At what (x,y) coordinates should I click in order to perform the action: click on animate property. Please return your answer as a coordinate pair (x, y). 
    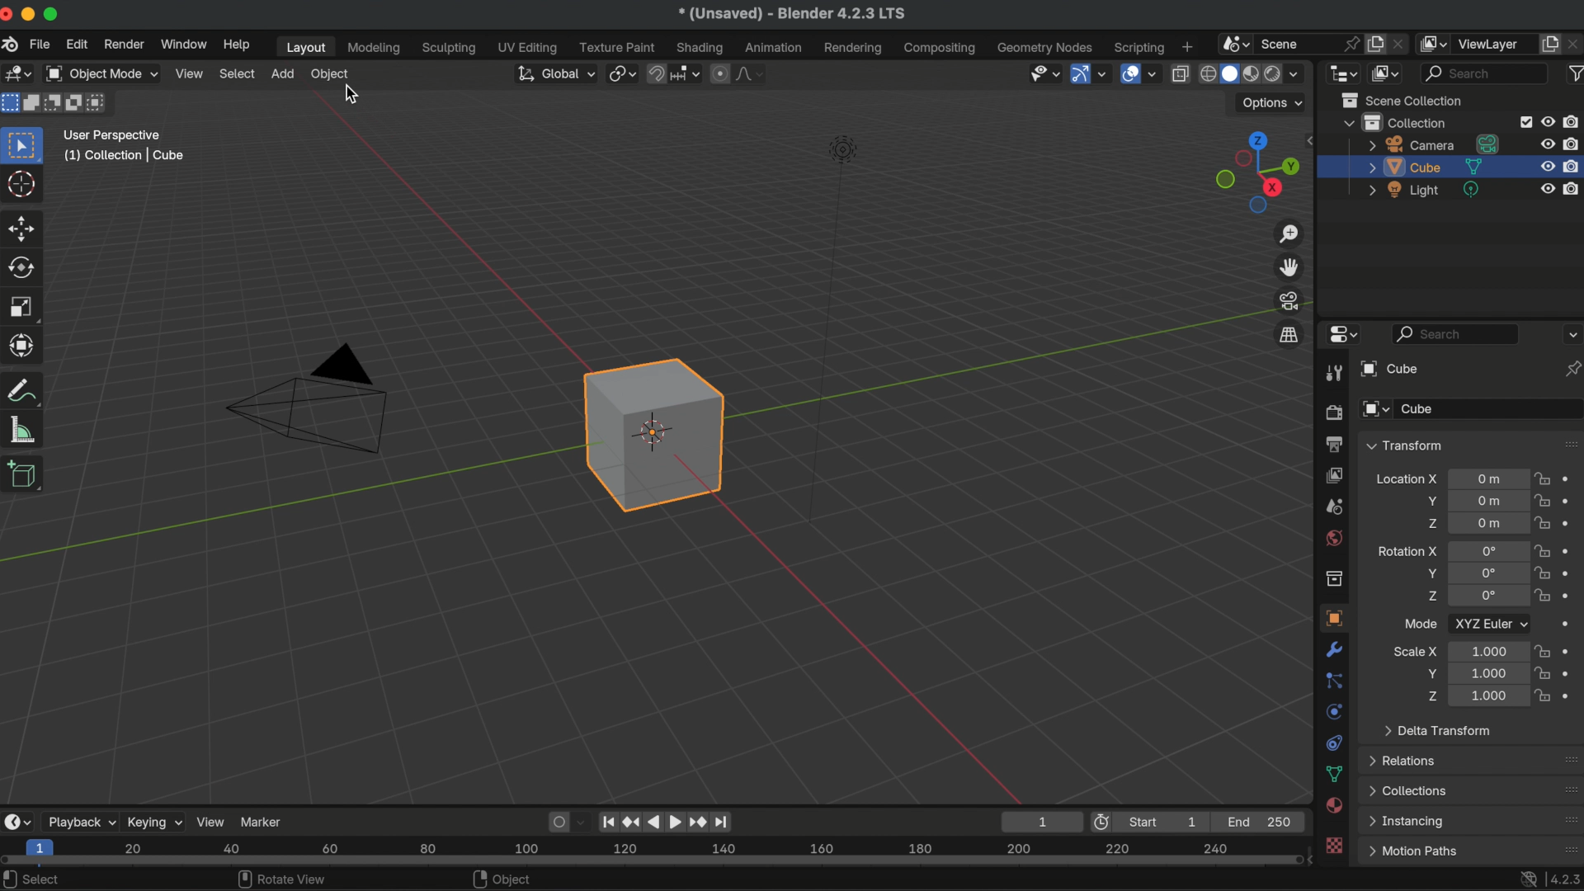
    Looking at the image, I should click on (1571, 672).